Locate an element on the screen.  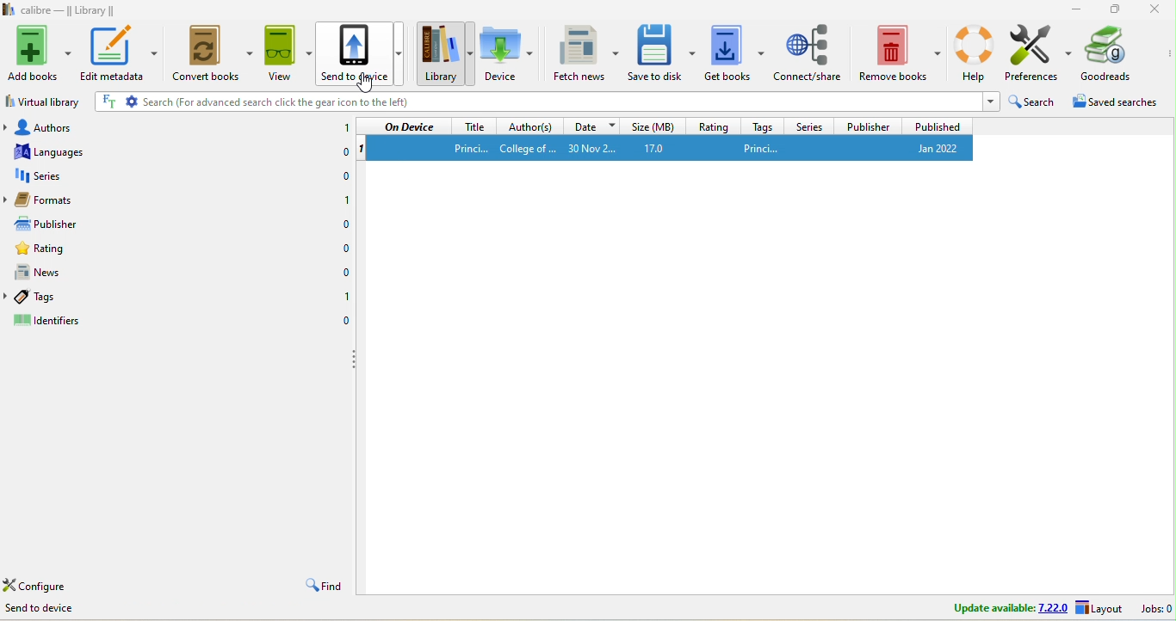
find is located at coordinates (319, 586).